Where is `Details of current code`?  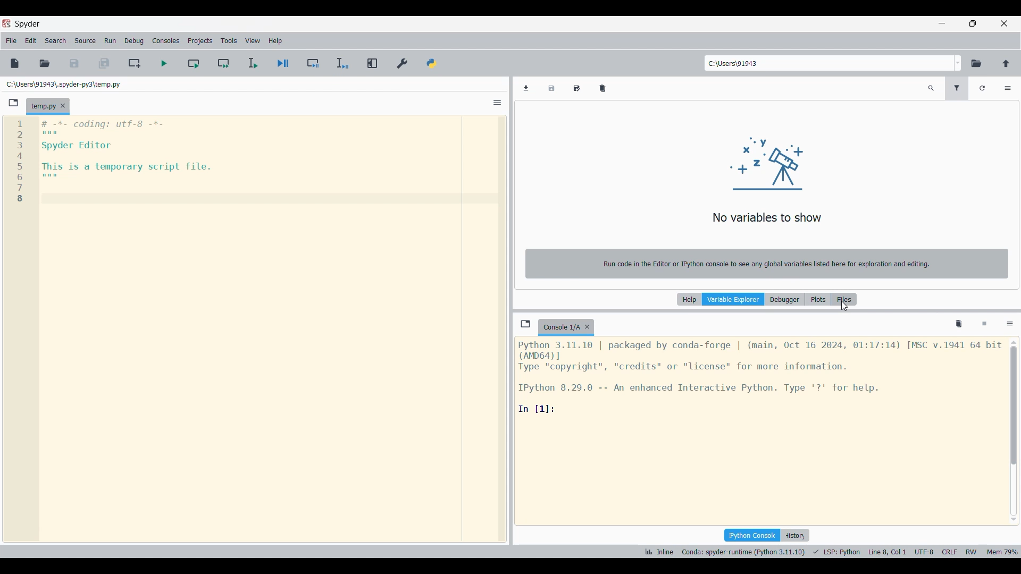 Details of current code is located at coordinates (831, 552).